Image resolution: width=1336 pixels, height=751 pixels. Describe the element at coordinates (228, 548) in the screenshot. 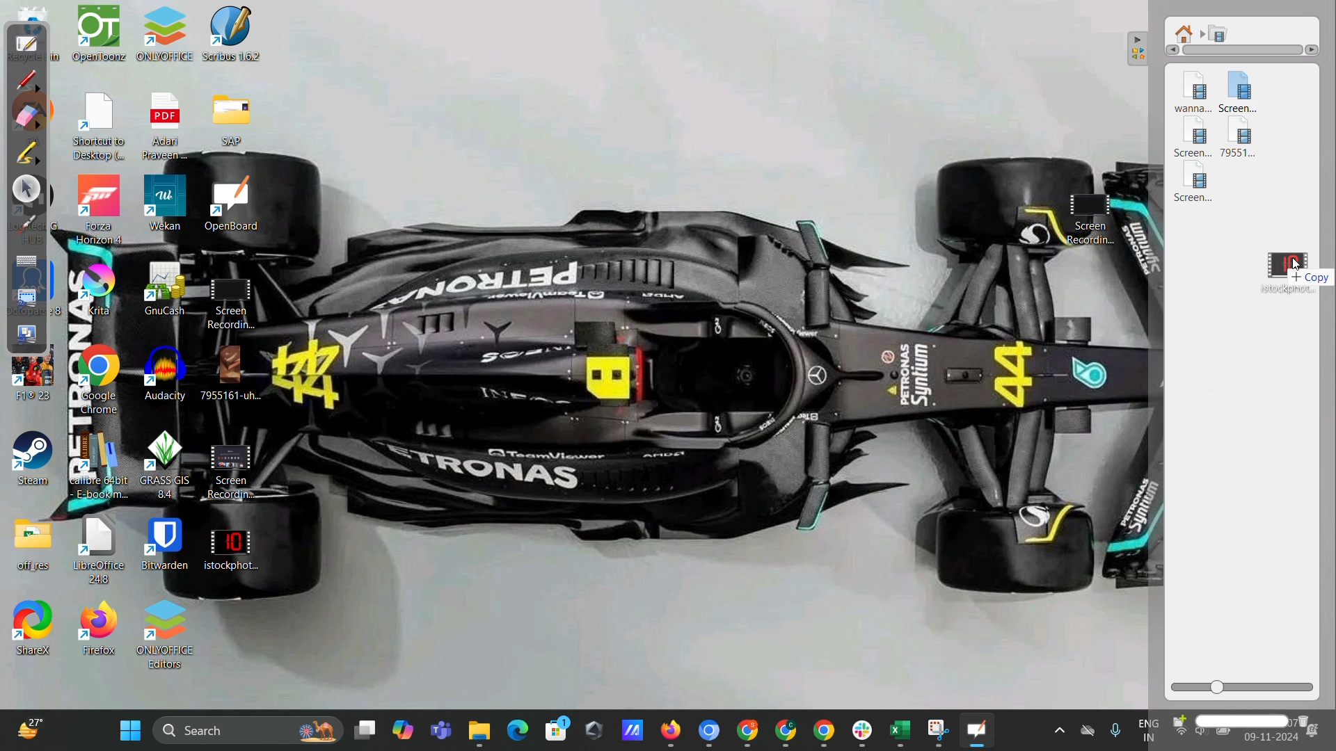

I see `istockphoto` at that location.